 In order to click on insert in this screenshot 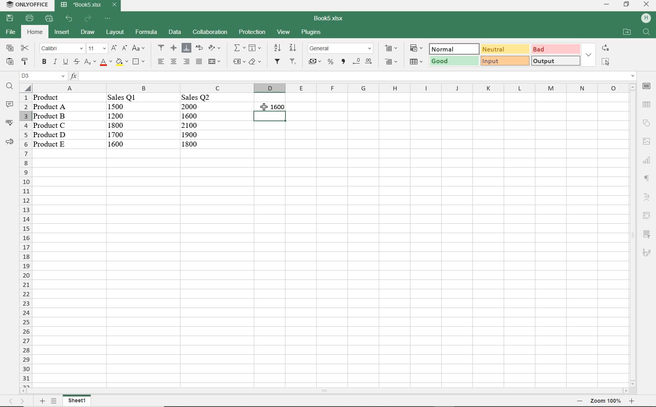, I will do `click(62, 32)`.